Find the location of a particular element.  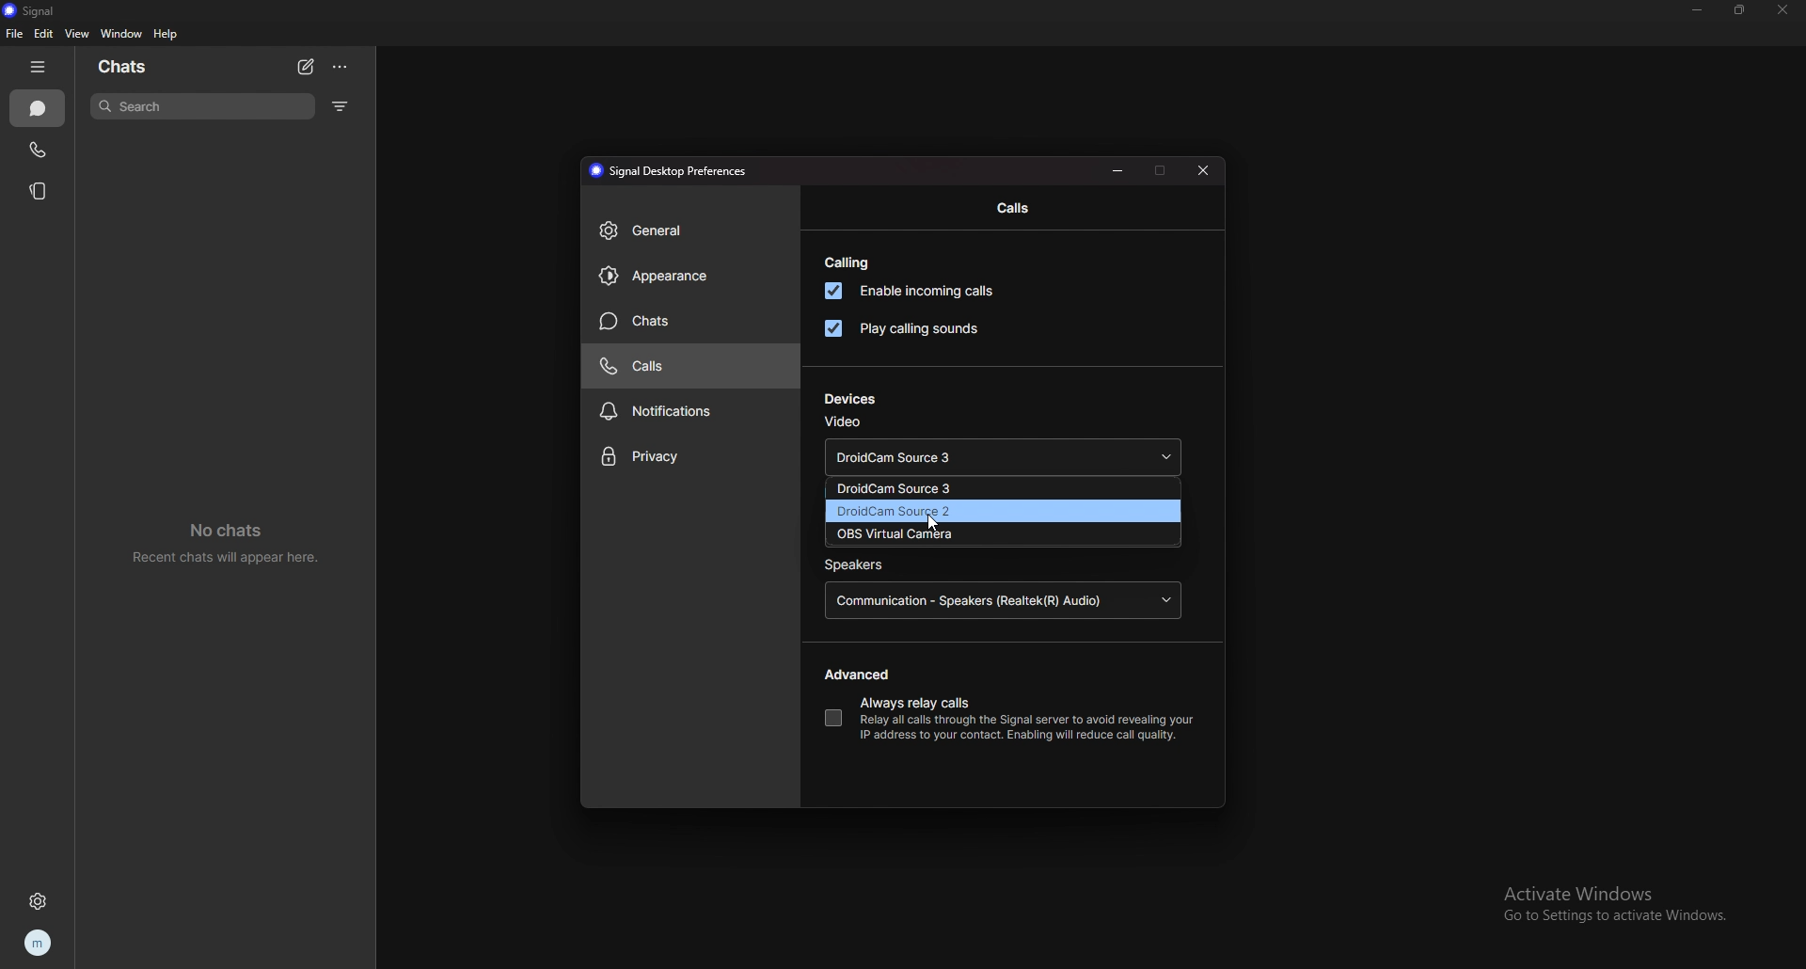

close is located at coordinates (1206, 168).